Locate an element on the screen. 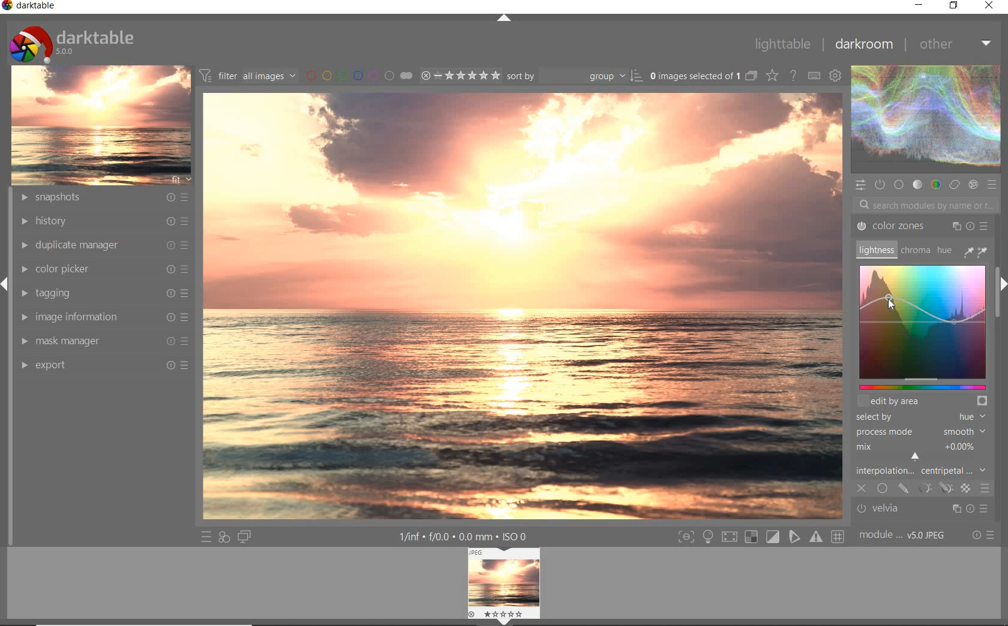 This screenshot has height=626, width=1008. QUICK ACCESS PANEL is located at coordinates (862, 184).